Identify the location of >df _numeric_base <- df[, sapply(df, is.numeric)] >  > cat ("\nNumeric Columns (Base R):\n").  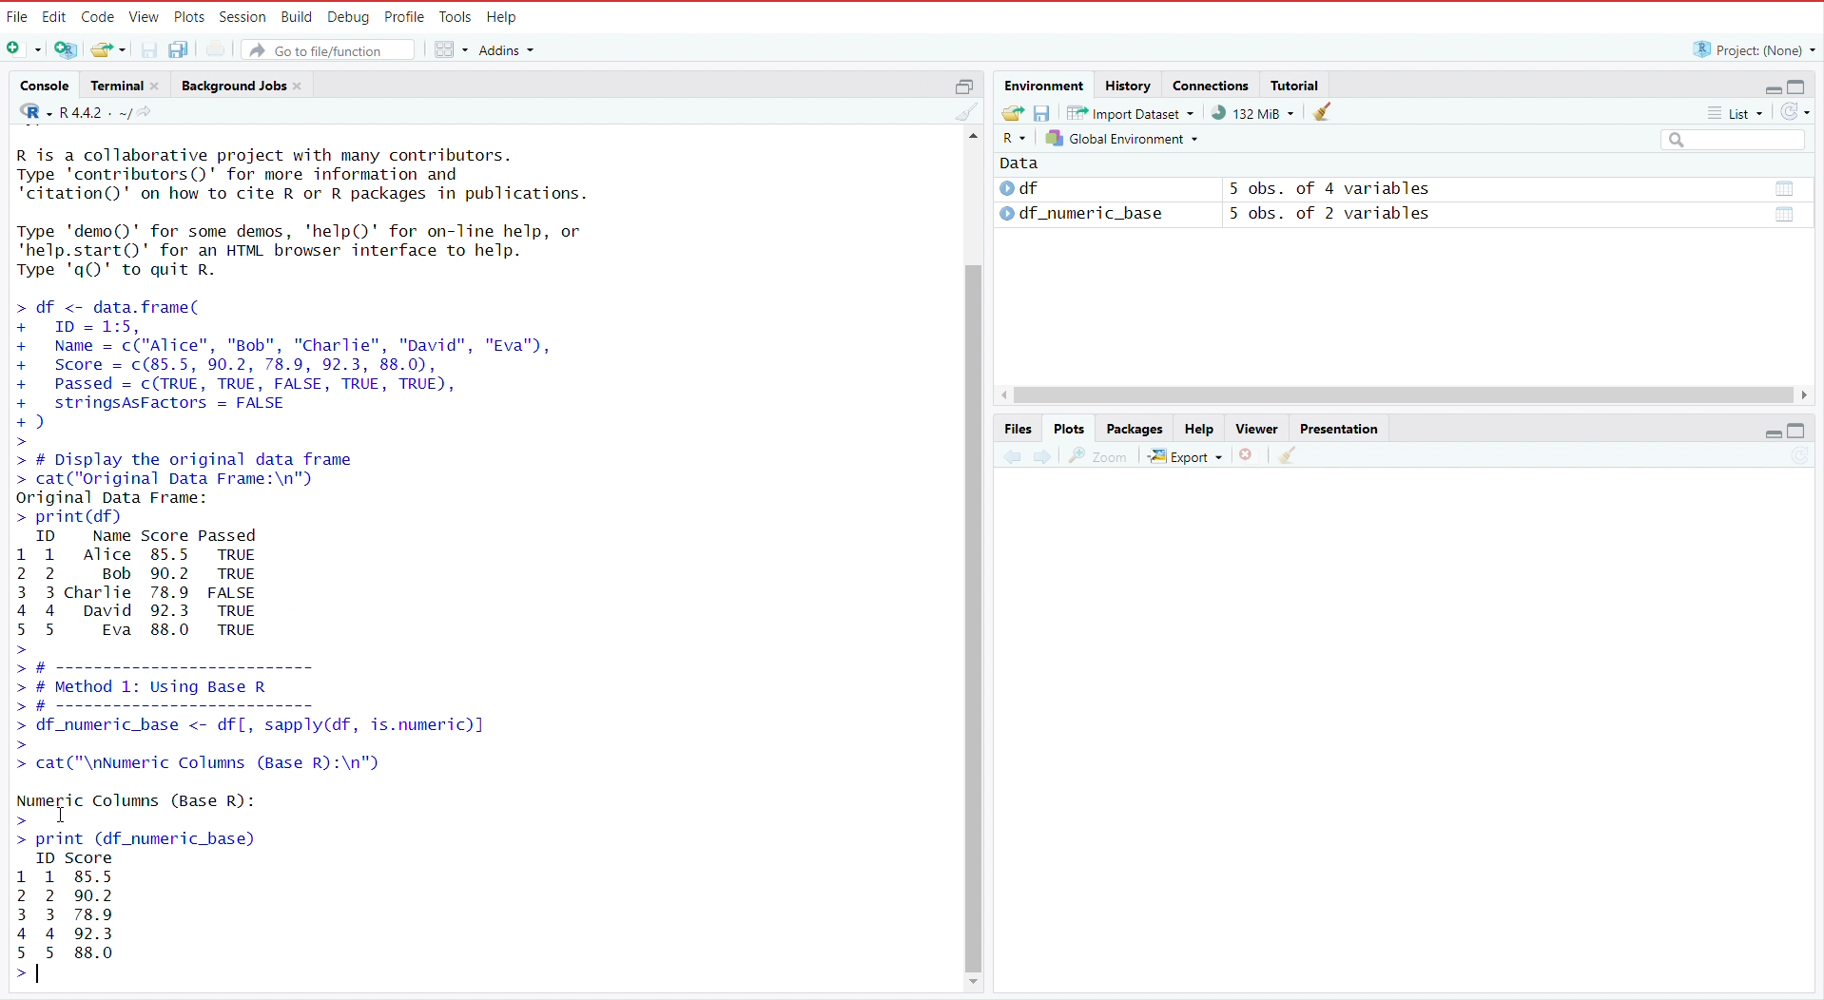
(286, 747).